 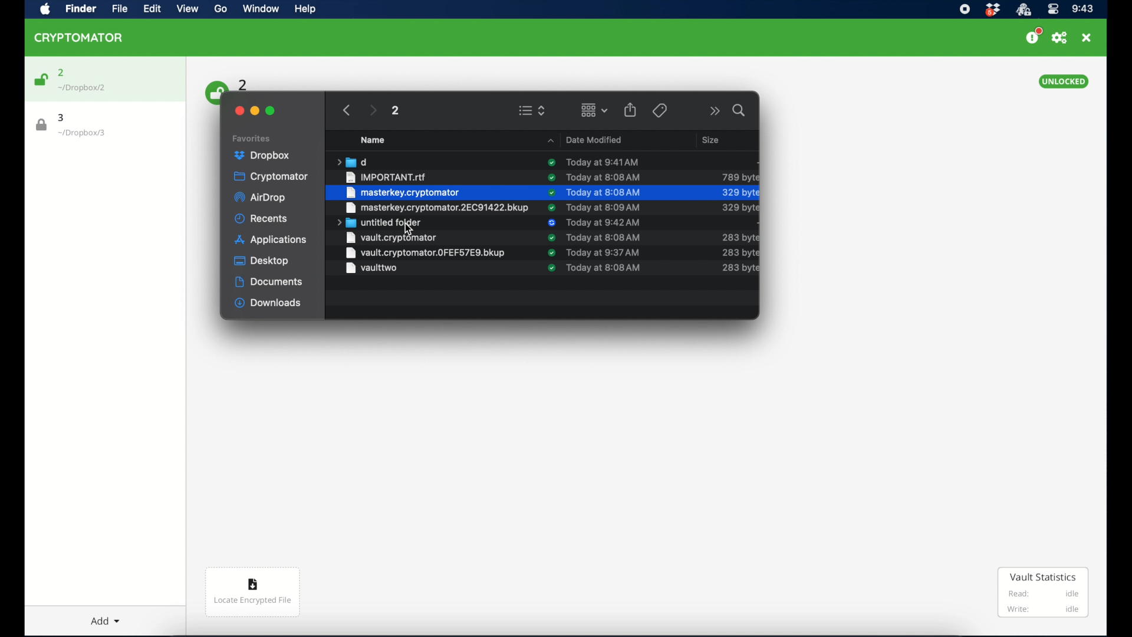 What do you see at coordinates (252, 139) in the screenshot?
I see `favorites` at bounding box center [252, 139].